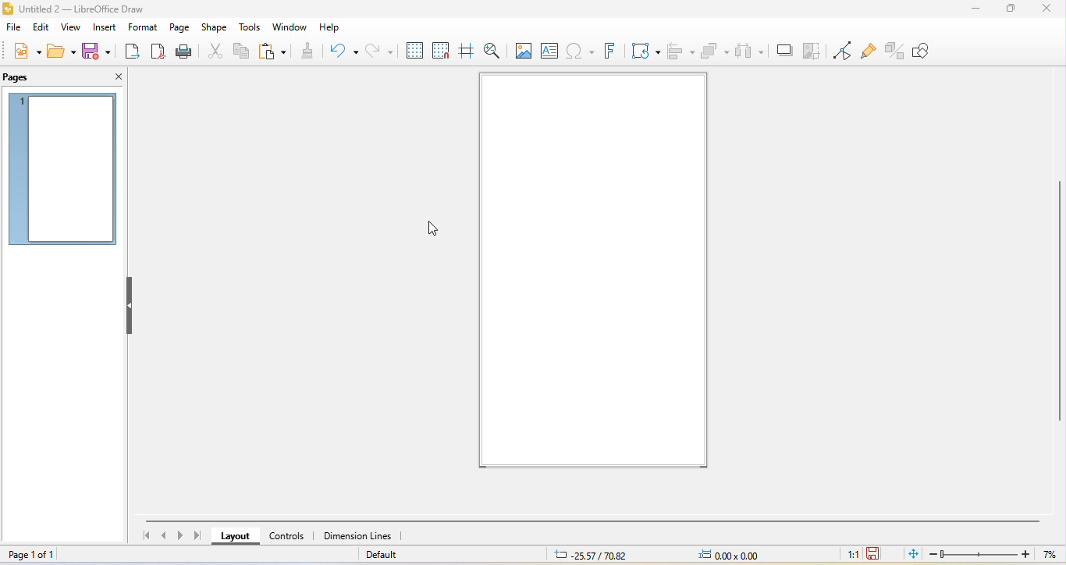 The image size is (1066, 565). Describe the element at coordinates (342, 51) in the screenshot. I see `undo` at that location.